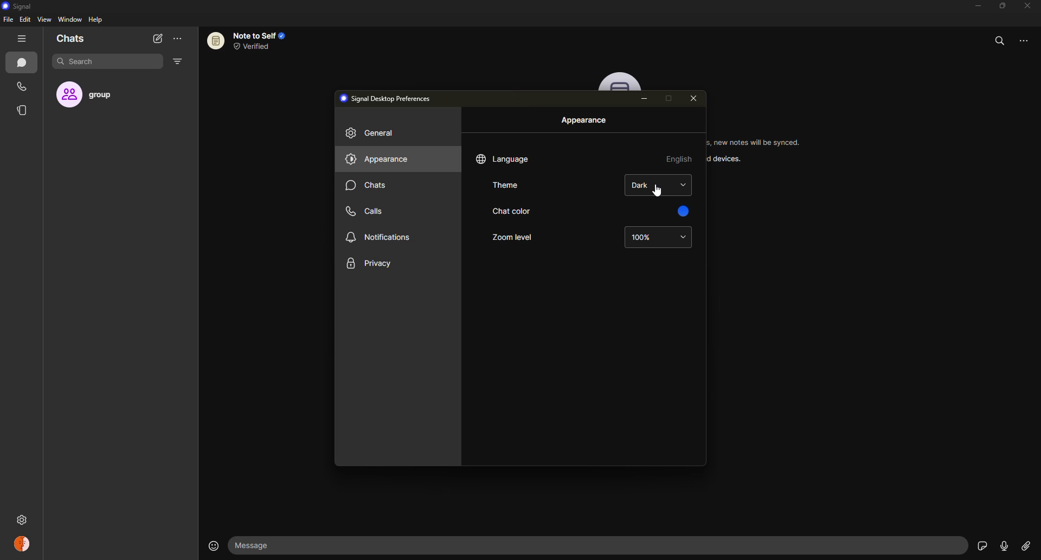 Image resolution: width=1041 pixels, height=560 pixels. What do you see at coordinates (1000, 39) in the screenshot?
I see `search` at bounding box center [1000, 39].